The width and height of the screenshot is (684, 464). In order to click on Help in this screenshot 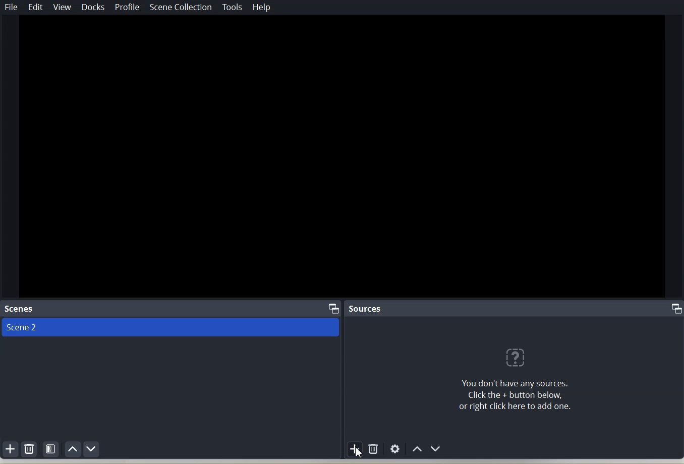, I will do `click(262, 7)`.